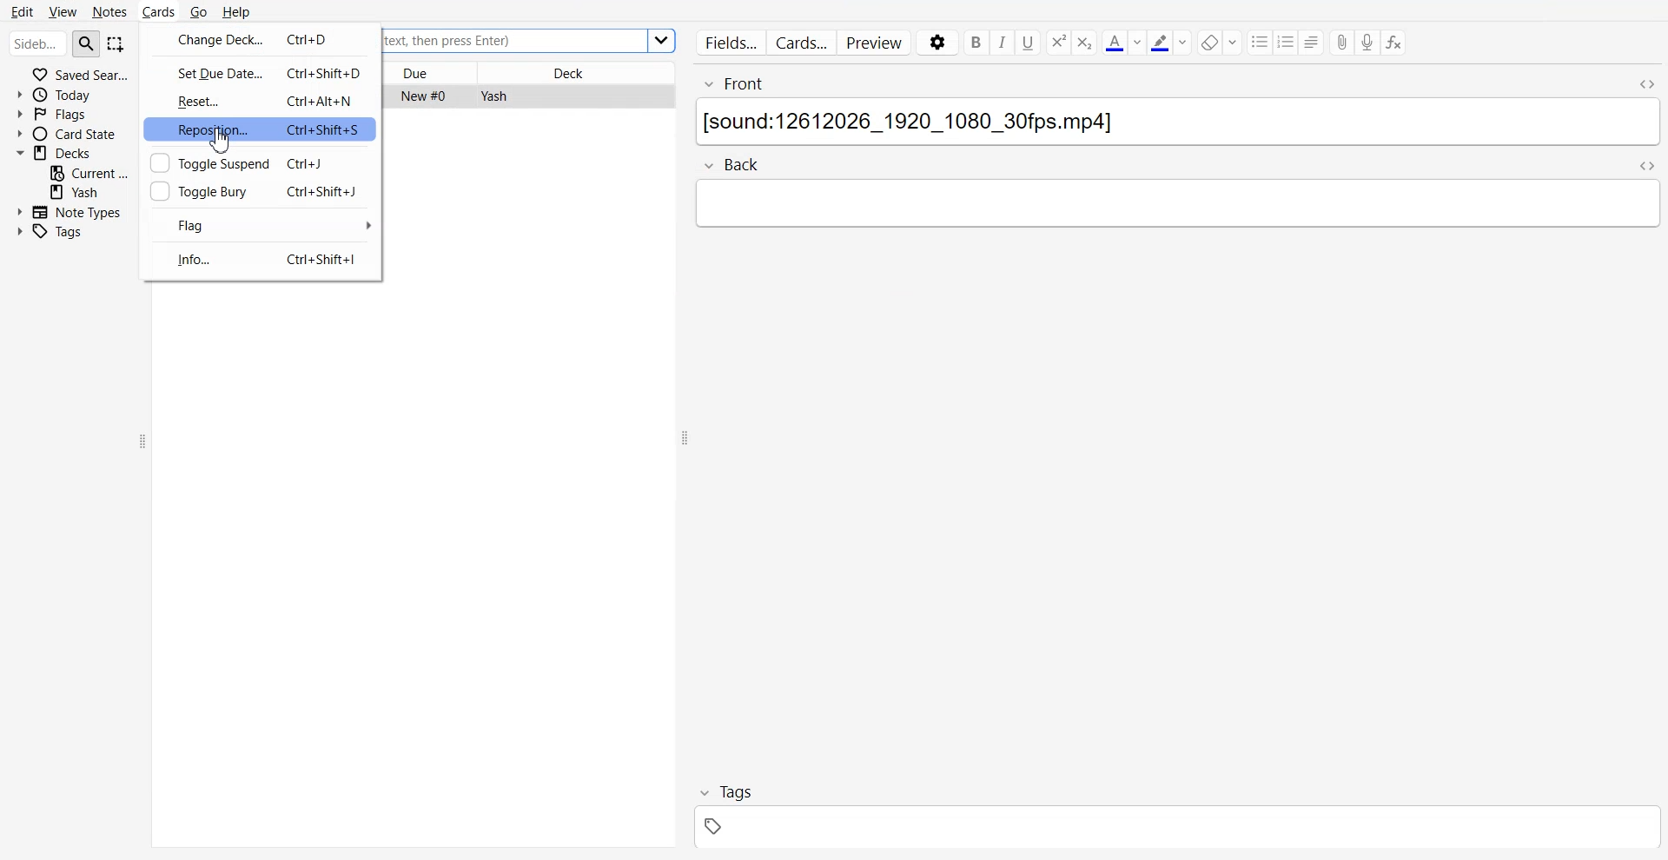 Image resolution: width=1668 pixels, height=860 pixels. I want to click on Yash, so click(493, 96).